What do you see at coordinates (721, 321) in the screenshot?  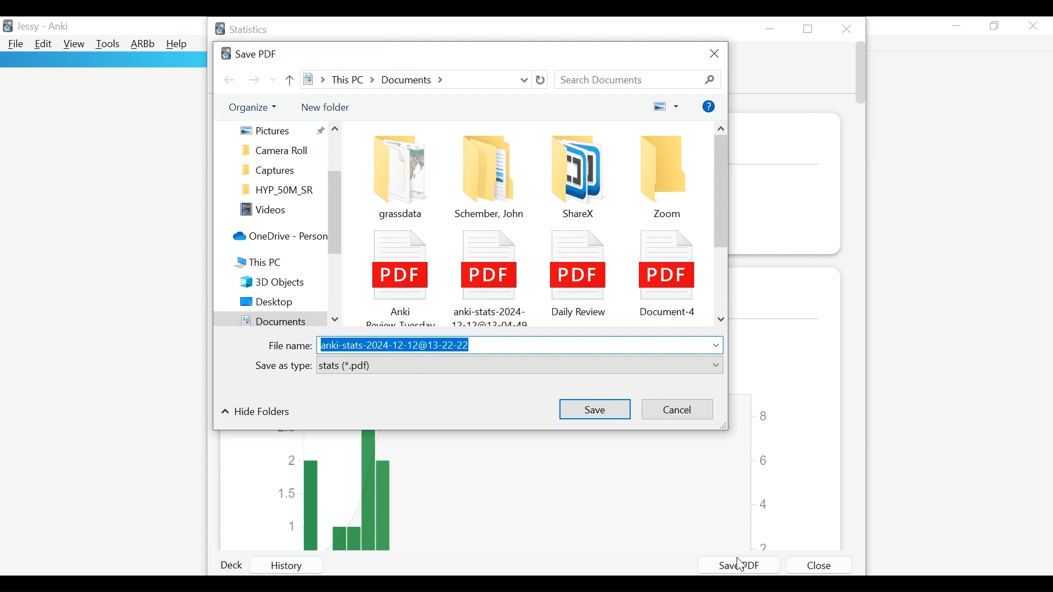 I see `Scroll down` at bounding box center [721, 321].